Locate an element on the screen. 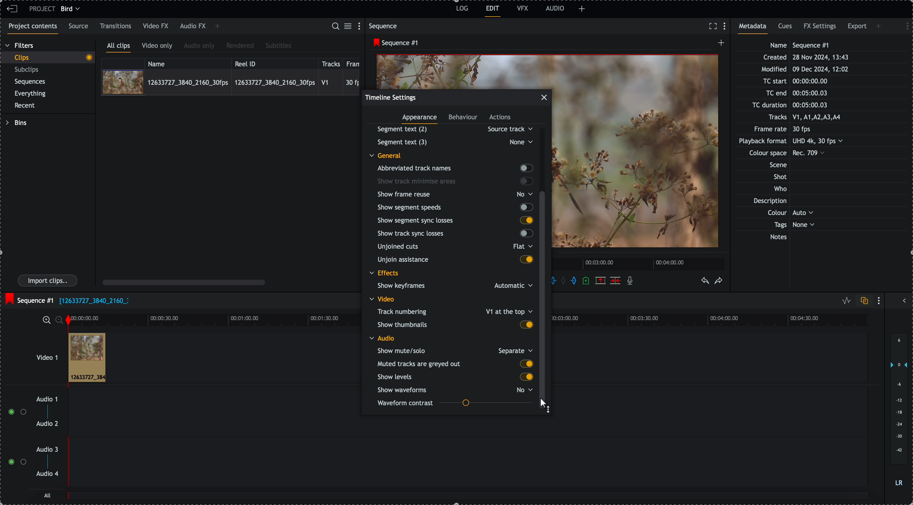 Image resolution: width=913 pixels, height=505 pixels. behaviour is located at coordinates (464, 118).